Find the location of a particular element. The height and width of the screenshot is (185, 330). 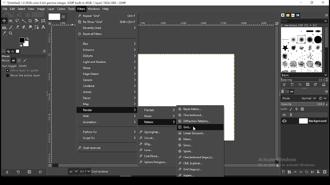

save tool preset is located at coordinates (7, 172).